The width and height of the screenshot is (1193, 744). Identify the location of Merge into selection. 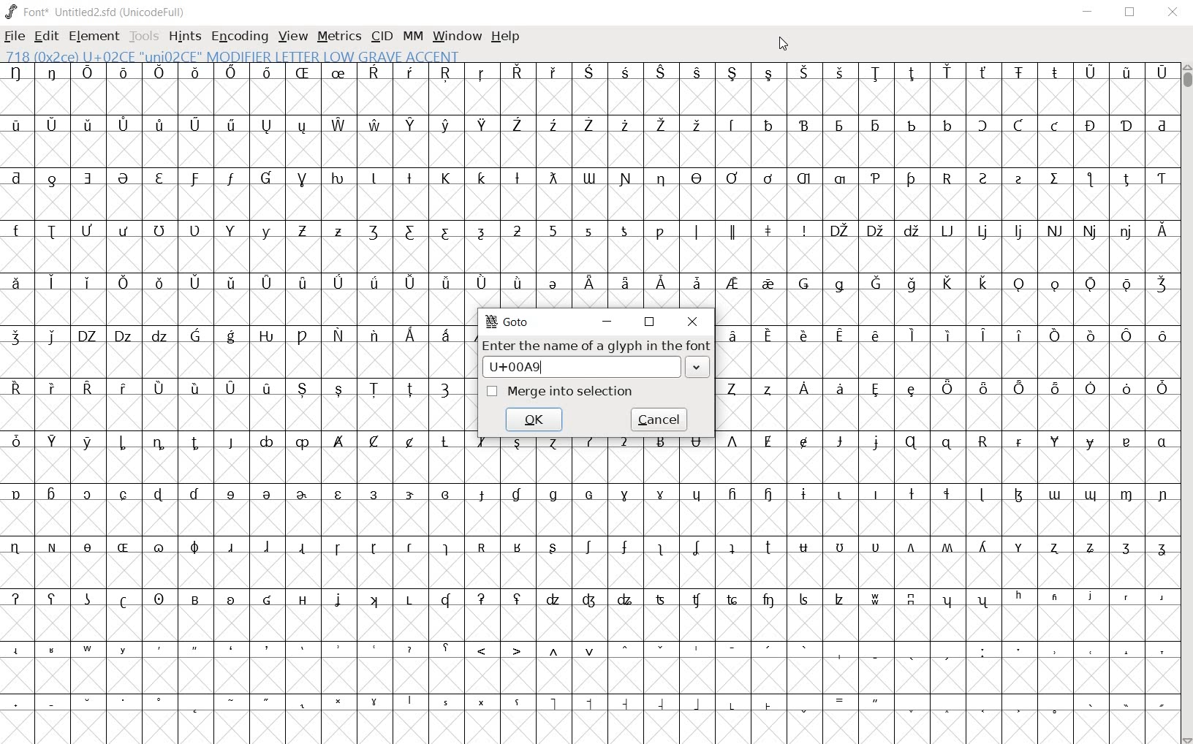
(562, 390).